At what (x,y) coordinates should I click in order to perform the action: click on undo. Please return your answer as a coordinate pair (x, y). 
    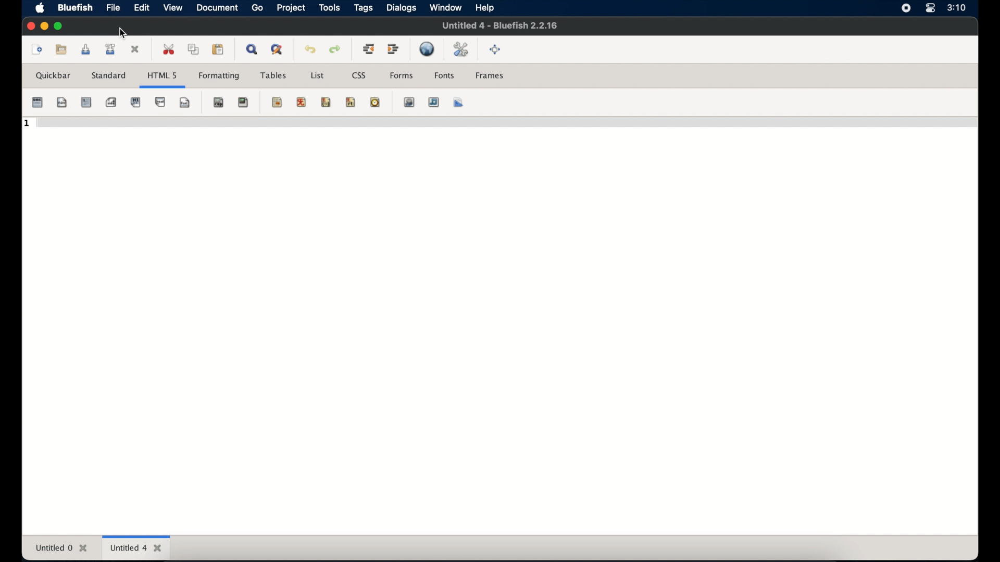
    Looking at the image, I should click on (310, 49).